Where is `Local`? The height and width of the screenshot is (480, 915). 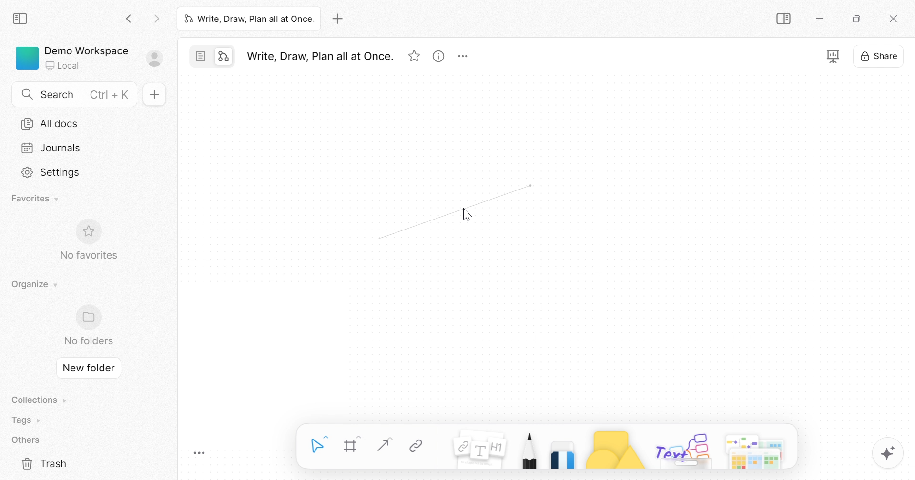
Local is located at coordinates (63, 66).